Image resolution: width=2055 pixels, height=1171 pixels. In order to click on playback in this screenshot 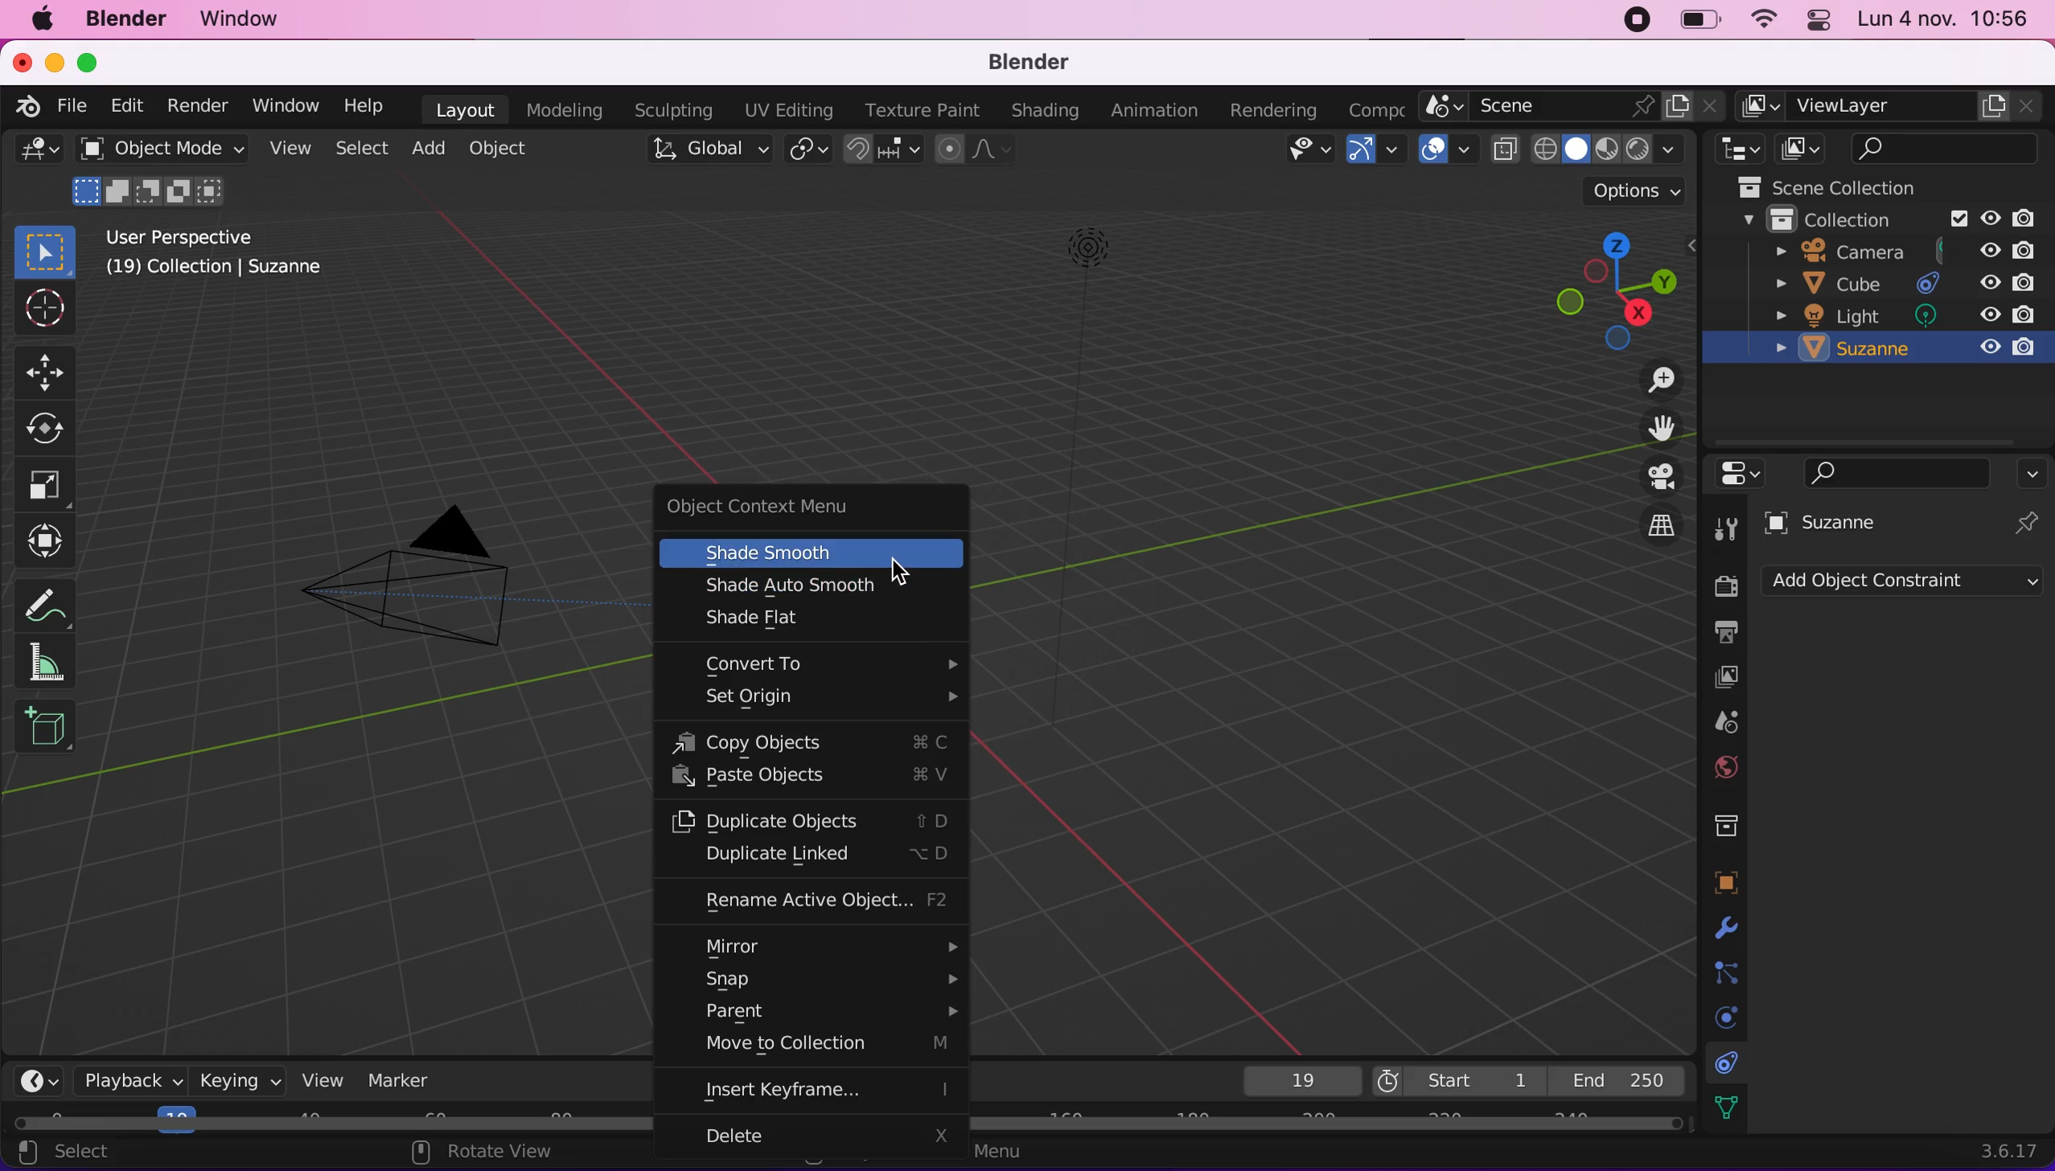, I will do `click(132, 1081)`.